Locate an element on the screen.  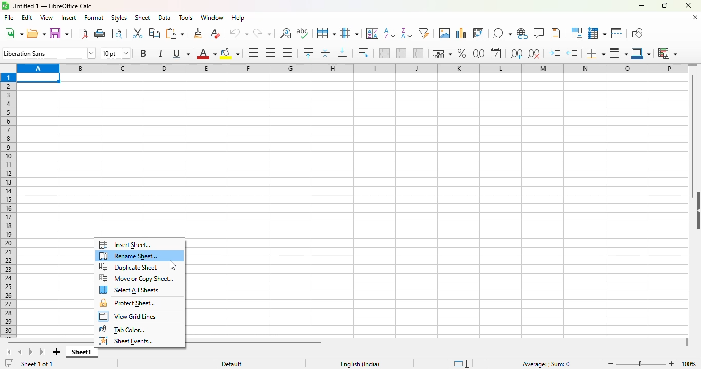
move or copy sheet is located at coordinates (137, 279).